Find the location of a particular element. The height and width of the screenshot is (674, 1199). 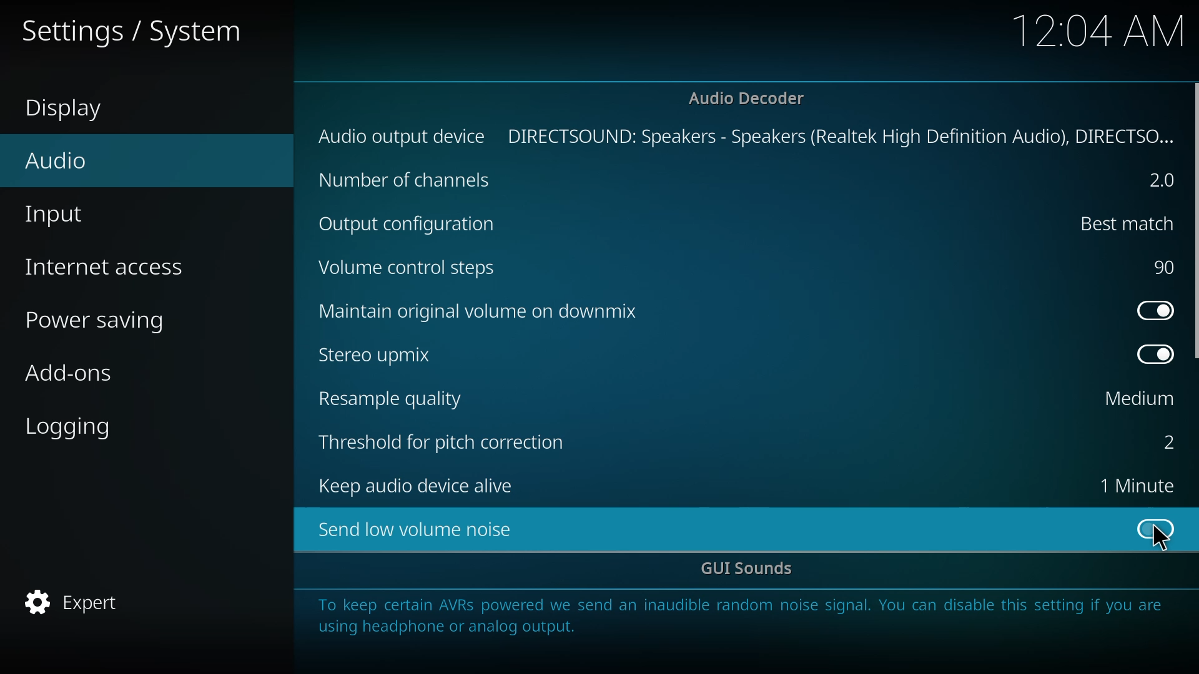

maintain original volume is located at coordinates (489, 313).